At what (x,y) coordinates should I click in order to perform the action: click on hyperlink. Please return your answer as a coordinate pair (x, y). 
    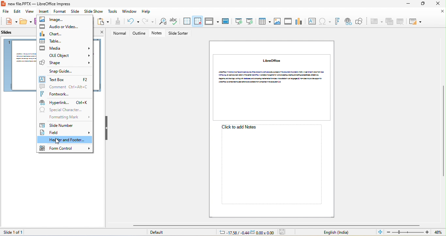
    Looking at the image, I should click on (348, 22).